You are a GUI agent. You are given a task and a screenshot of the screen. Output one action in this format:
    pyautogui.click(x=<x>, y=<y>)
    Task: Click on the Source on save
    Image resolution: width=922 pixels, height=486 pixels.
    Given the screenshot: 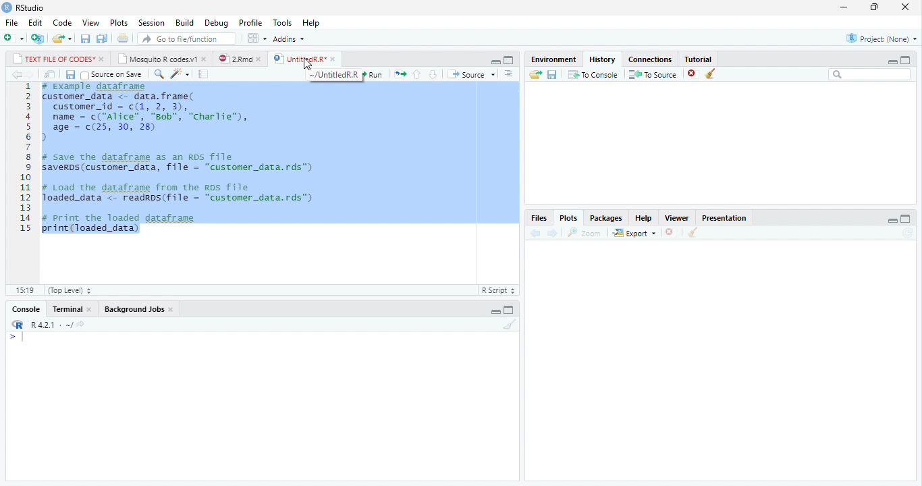 What is the action you would take?
    pyautogui.click(x=113, y=75)
    